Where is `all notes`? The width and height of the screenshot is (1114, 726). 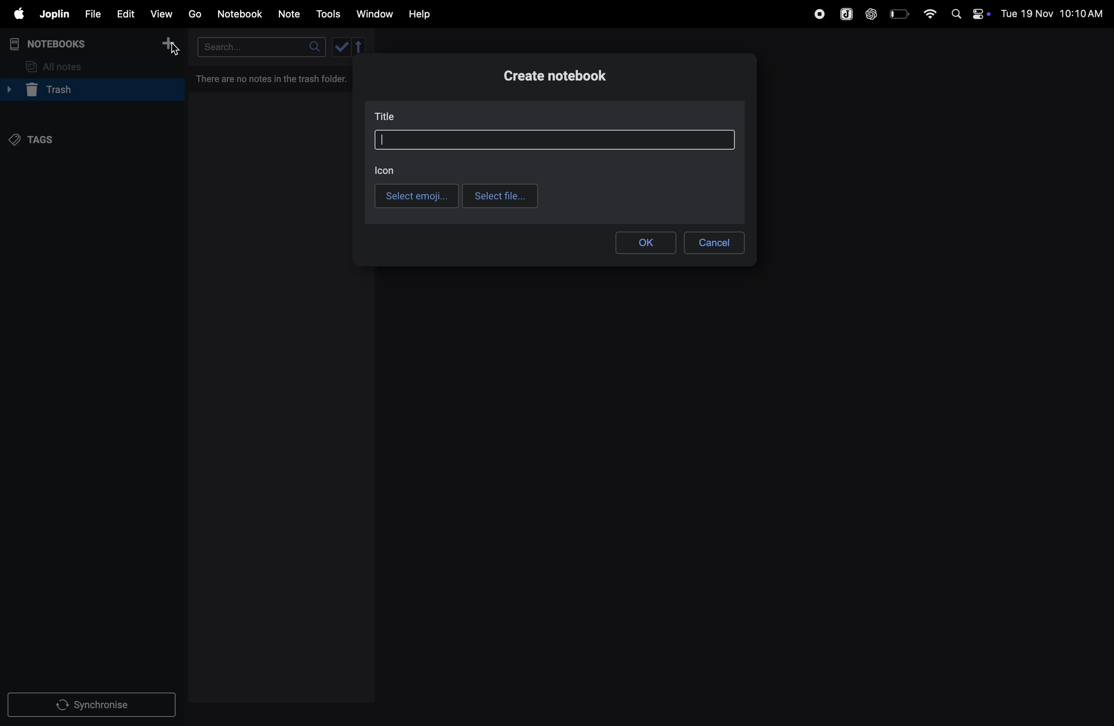
all notes is located at coordinates (61, 65).